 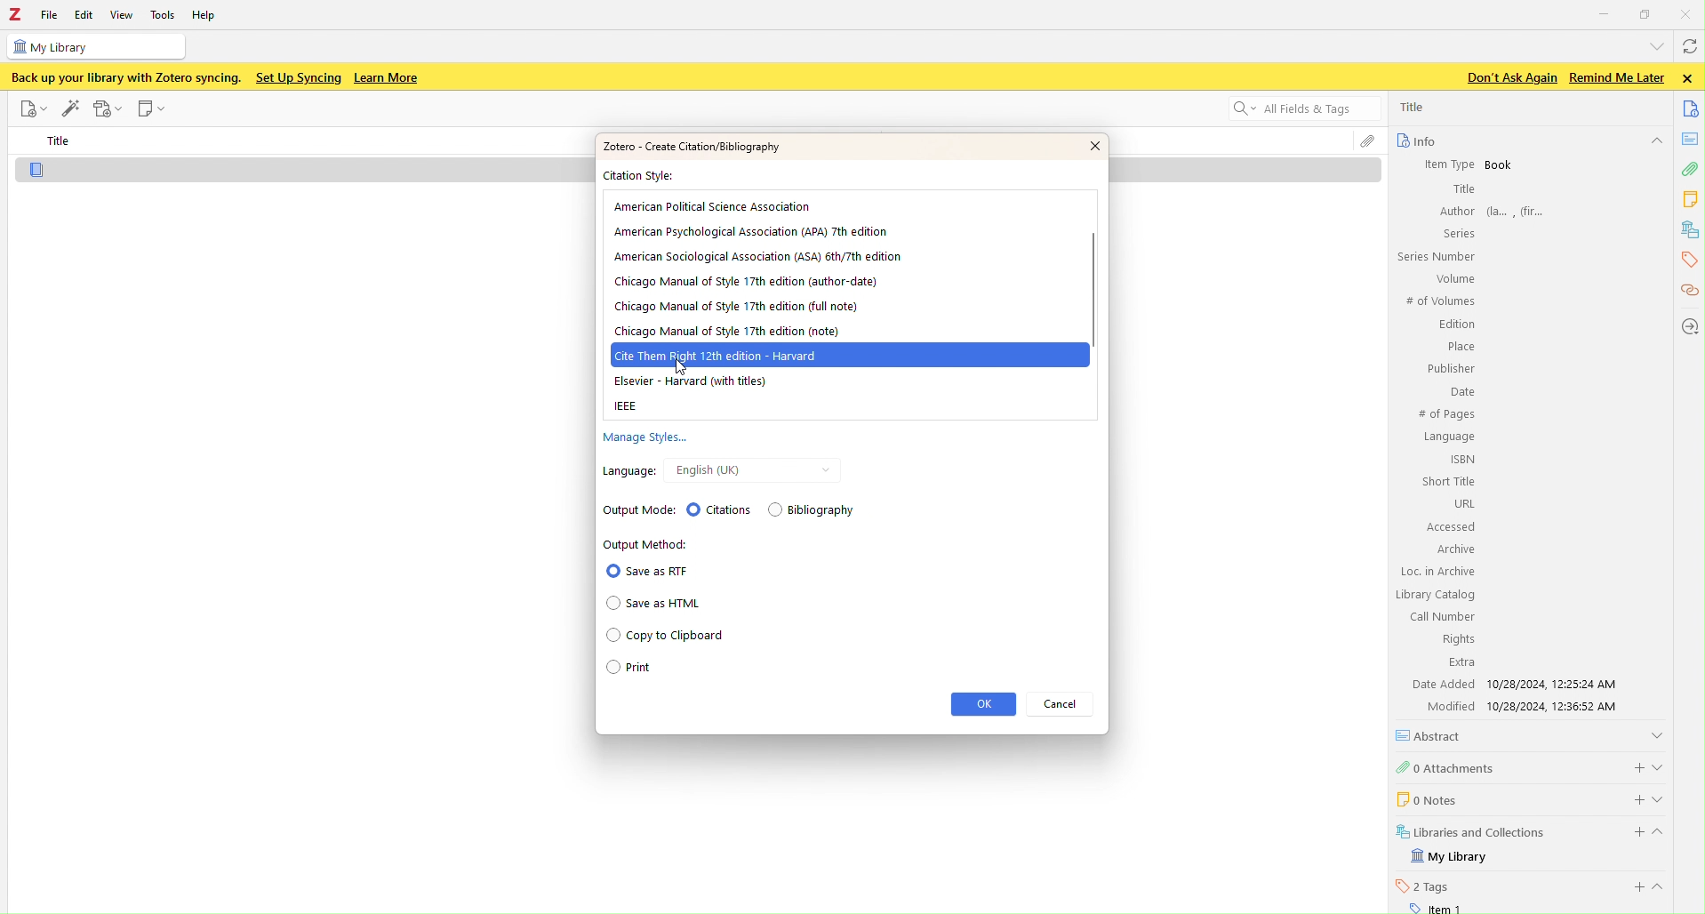 What do you see at coordinates (705, 470) in the screenshot?
I see `English (UK)` at bounding box center [705, 470].